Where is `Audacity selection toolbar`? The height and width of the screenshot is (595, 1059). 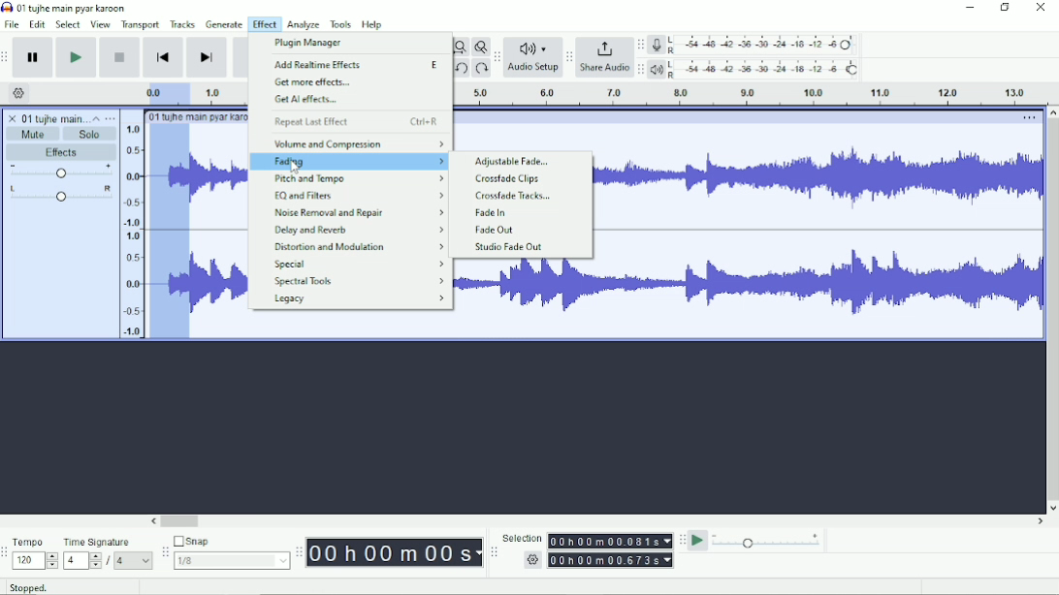 Audacity selection toolbar is located at coordinates (492, 552).